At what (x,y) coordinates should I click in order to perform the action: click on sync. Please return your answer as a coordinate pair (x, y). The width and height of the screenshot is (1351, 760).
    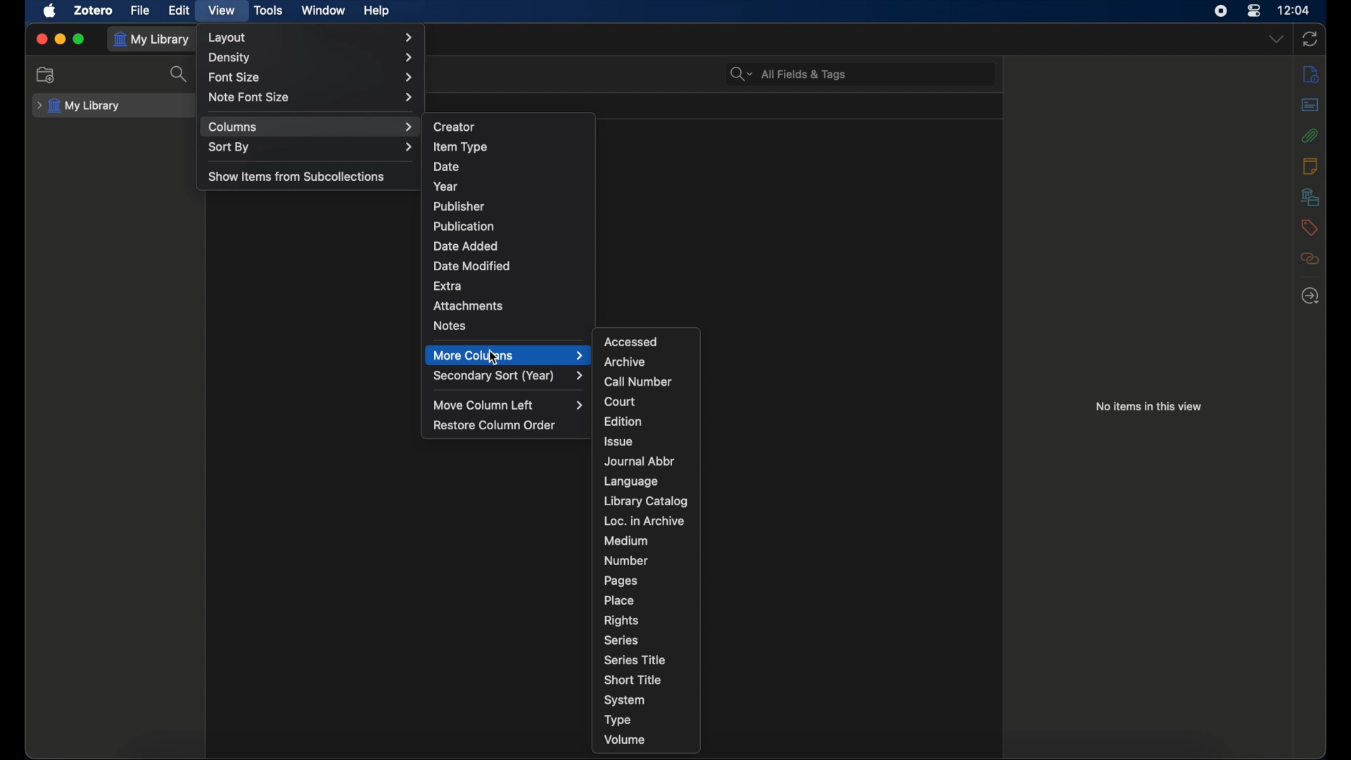
    Looking at the image, I should click on (1309, 39).